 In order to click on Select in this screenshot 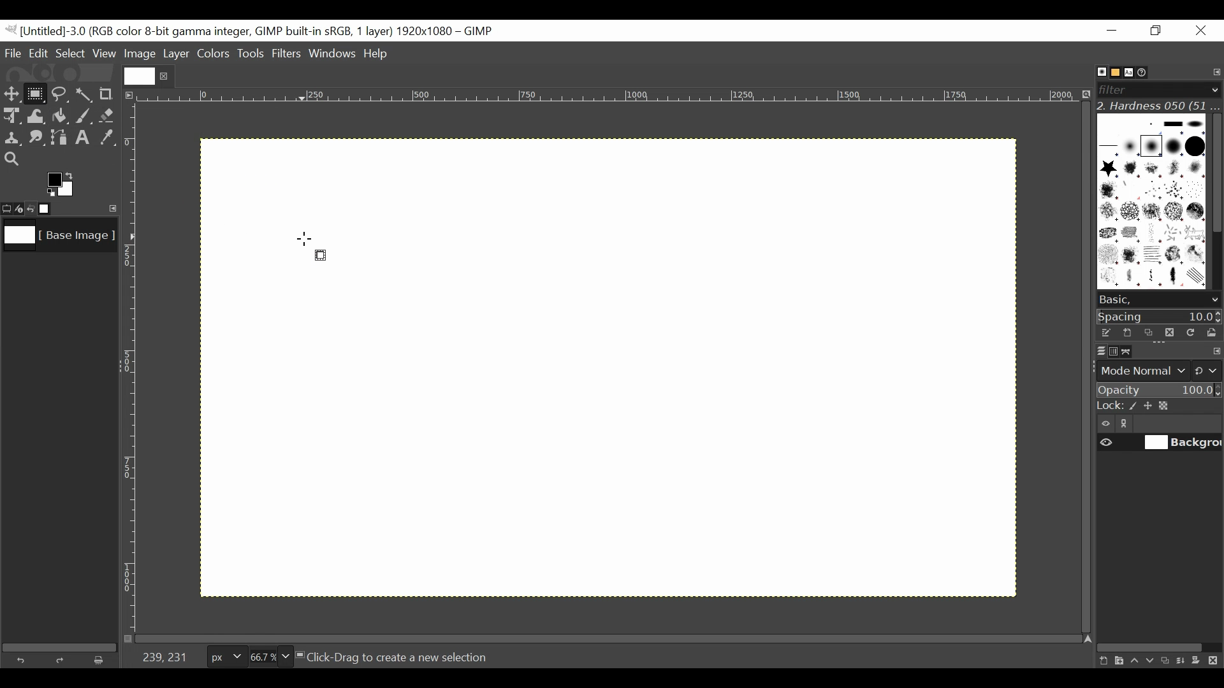, I will do `click(71, 53)`.